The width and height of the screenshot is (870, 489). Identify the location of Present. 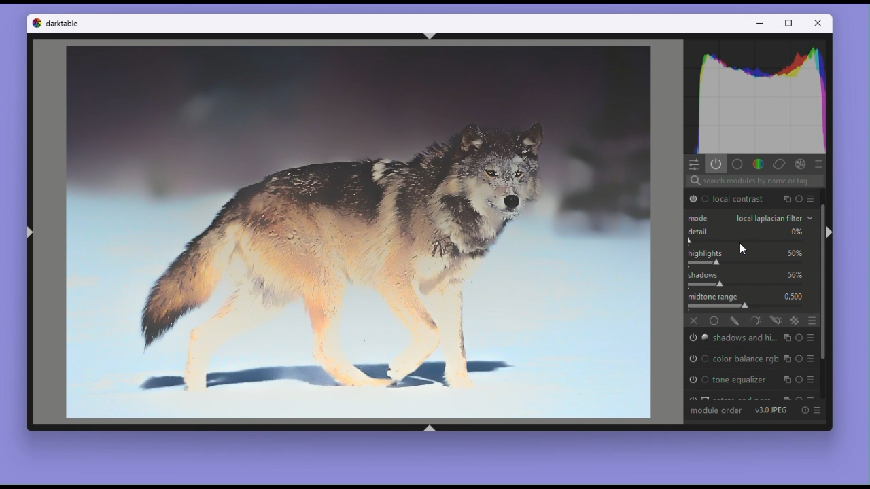
(816, 408).